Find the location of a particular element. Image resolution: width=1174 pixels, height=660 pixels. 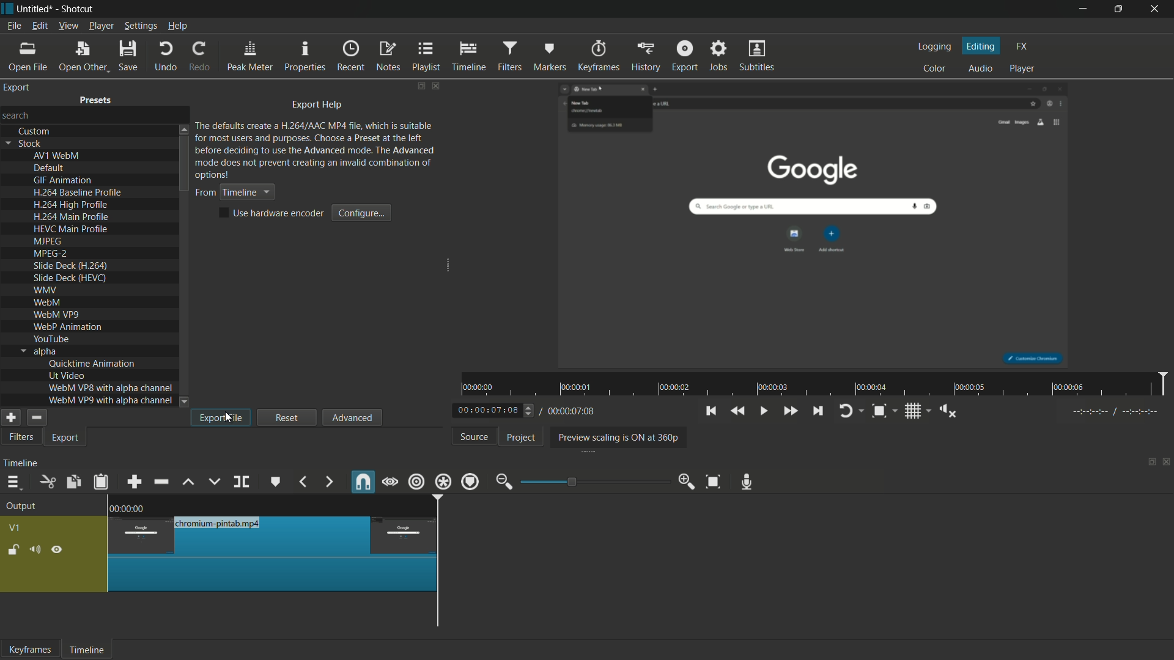

export is located at coordinates (67, 438).